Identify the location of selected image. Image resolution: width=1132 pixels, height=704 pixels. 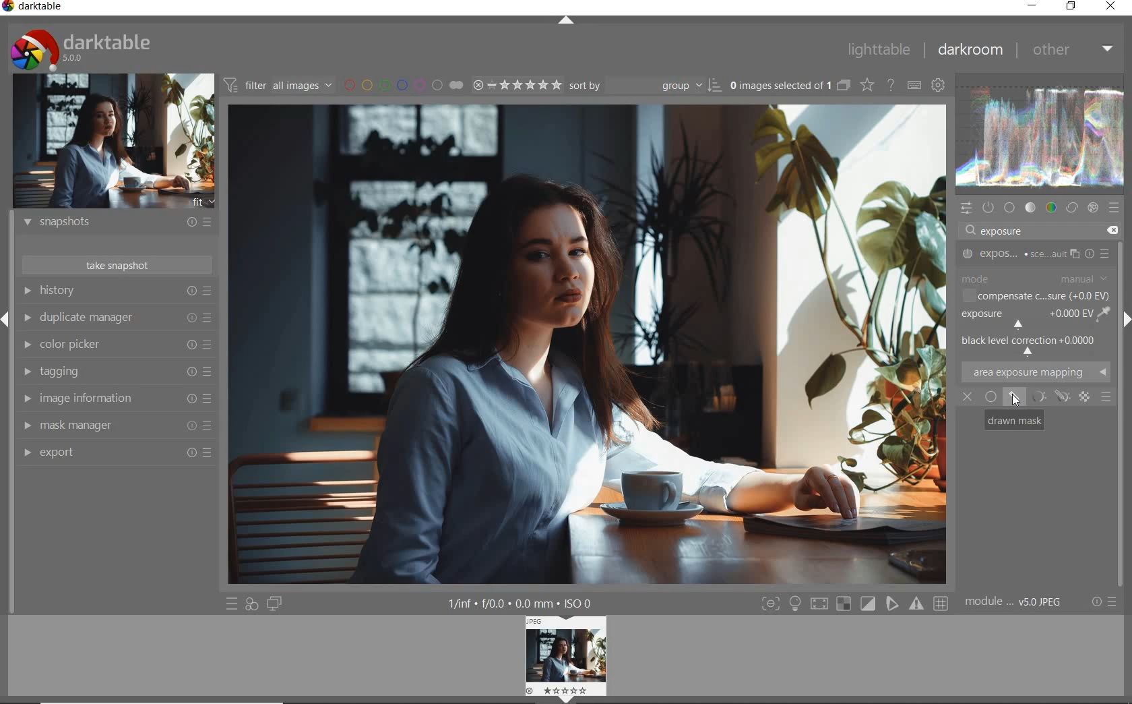
(588, 341).